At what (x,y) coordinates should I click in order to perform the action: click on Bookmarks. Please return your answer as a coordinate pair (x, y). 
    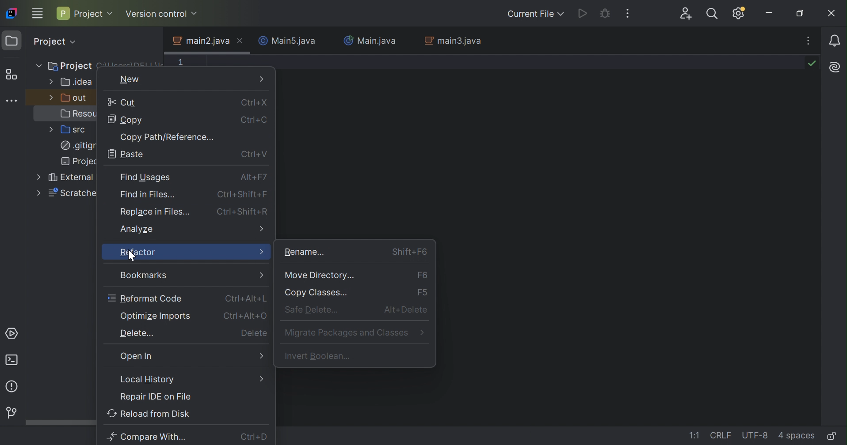
    Looking at the image, I should click on (144, 275).